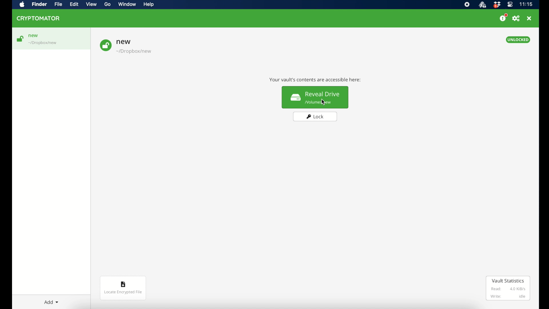  I want to click on location, so click(134, 51).